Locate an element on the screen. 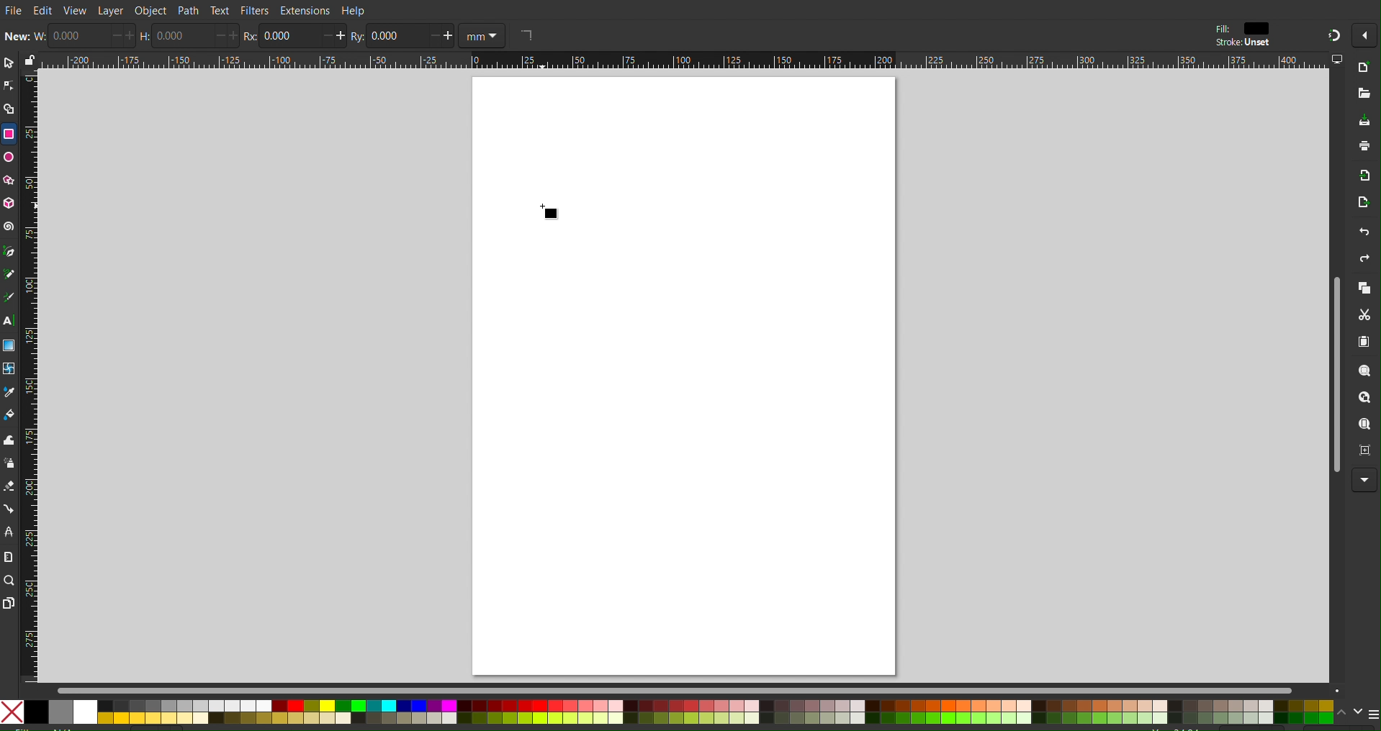  Fill Color is located at coordinates (9, 417).